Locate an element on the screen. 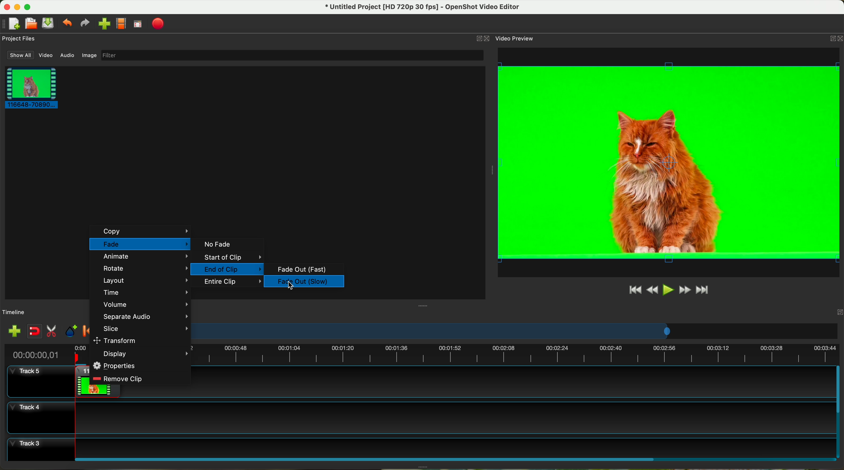  undo is located at coordinates (67, 22).